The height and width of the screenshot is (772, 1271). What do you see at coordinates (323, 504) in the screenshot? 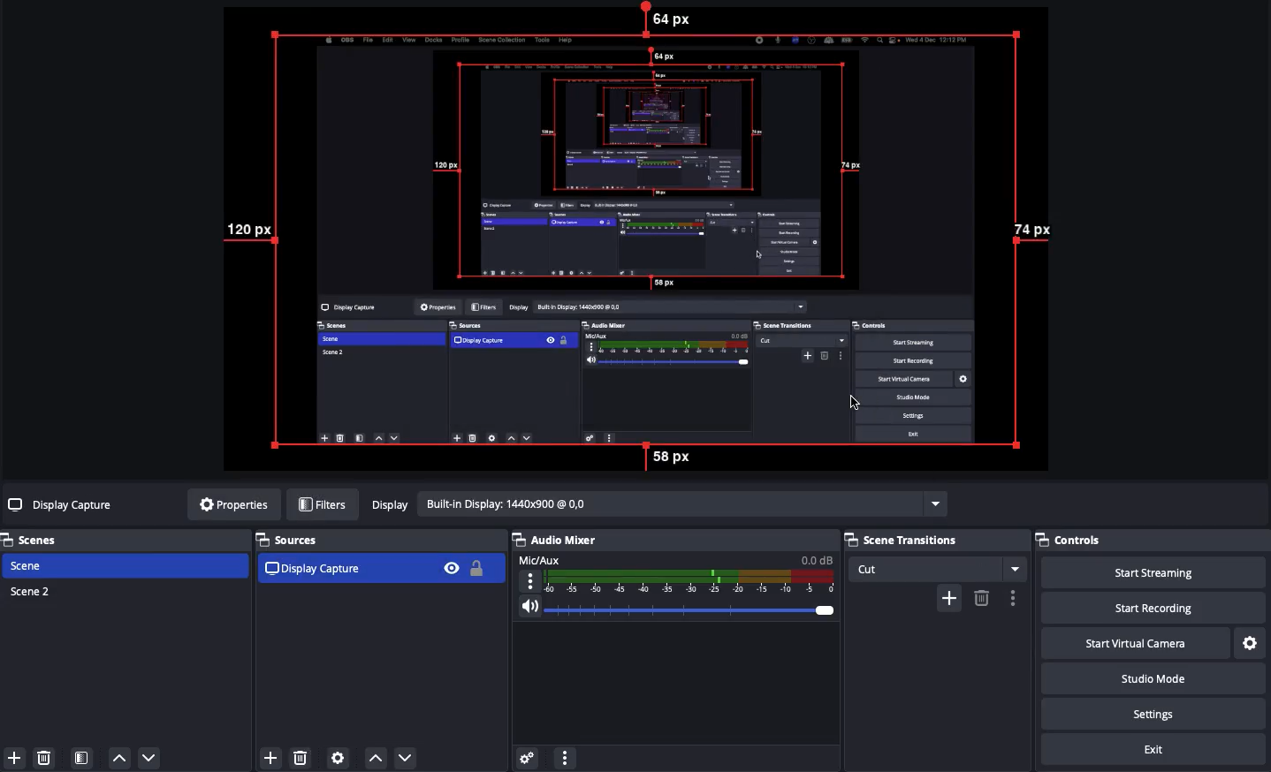
I see `Fitters` at bounding box center [323, 504].